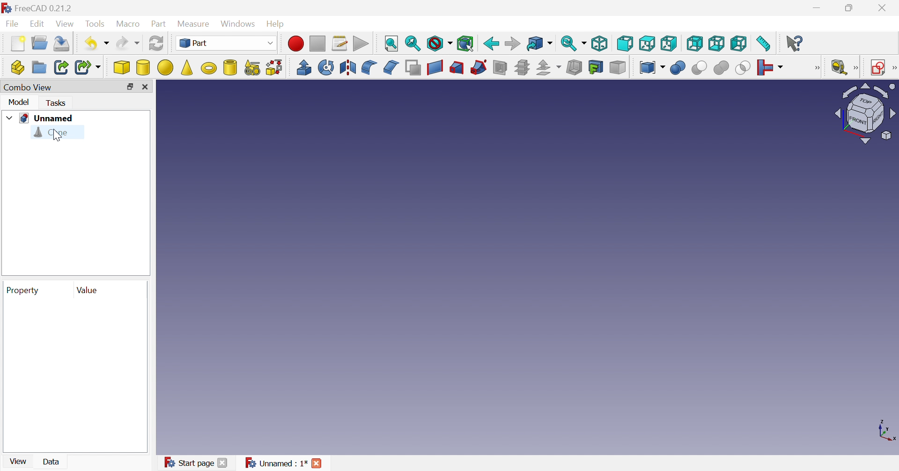 This screenshot has width=899, height=471. What do you see at coordinates (647, 44) in the screenshot?
I see `Top` at bounding box center [647, 44].